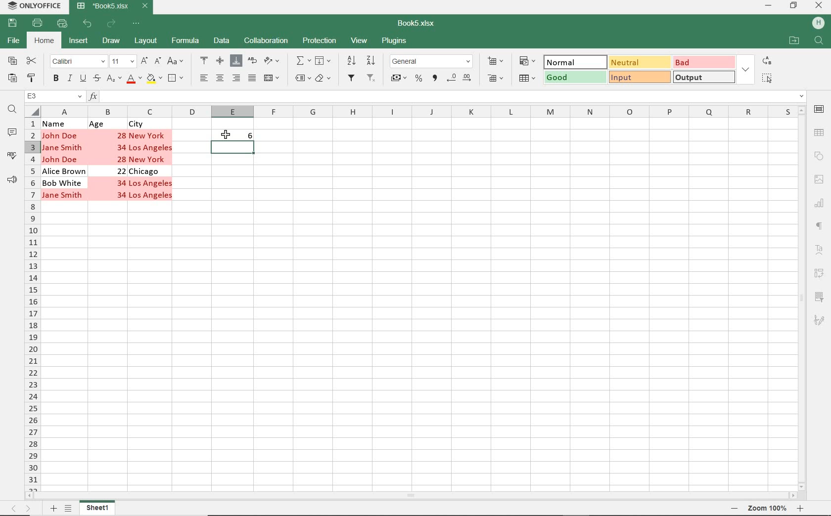 The width and height of the screenshot is (831, 516). I want to click on INCREMENT FONT SIZE, so click(144, 61).